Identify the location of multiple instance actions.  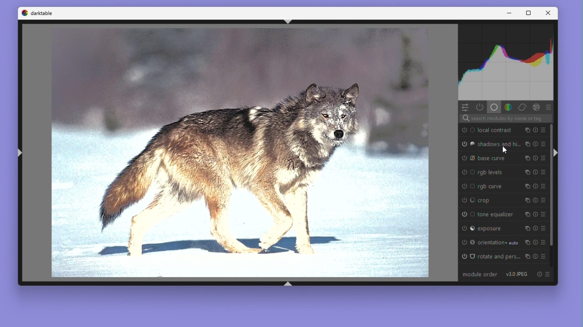
(527, 130).